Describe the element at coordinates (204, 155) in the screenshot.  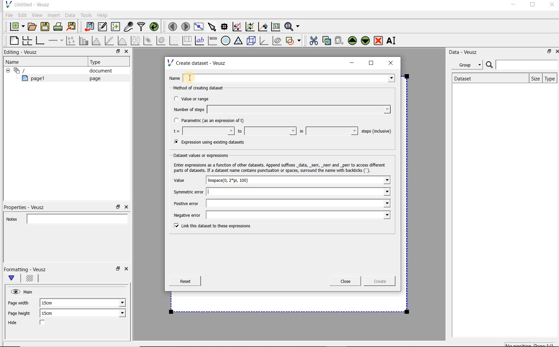
I see `Dataset values or expressions` at that location.